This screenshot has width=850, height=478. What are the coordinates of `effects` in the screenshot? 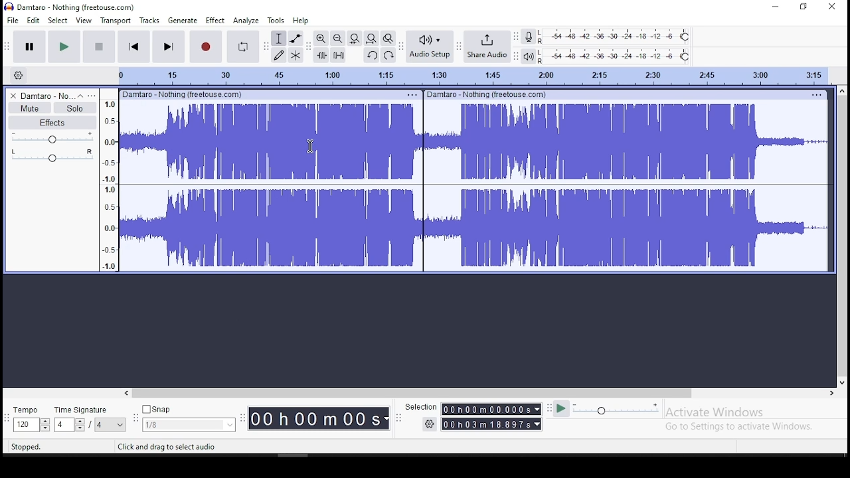 It's located at (52, 123).